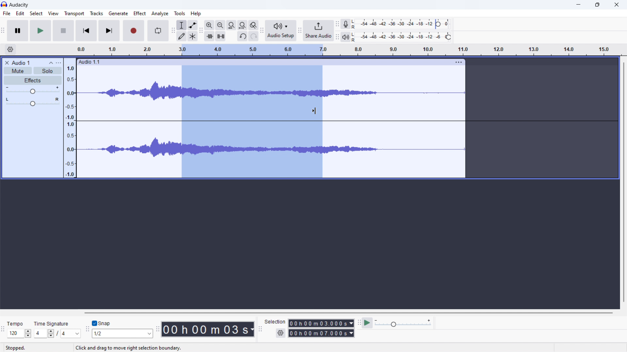  Describe the element at coordinates (263, 61) in the screenshot. I see `Audio 1.1` at that location.